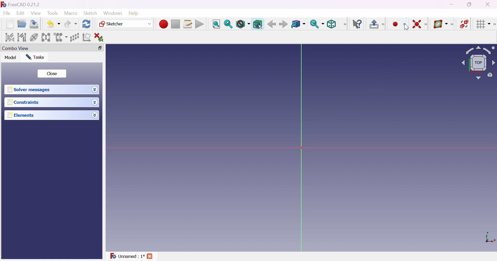 The width and height of the screenshot is (497, 261). Describe the element at coordinates (74, 37) in the screenshot. I see `Rectangular array` at that location.